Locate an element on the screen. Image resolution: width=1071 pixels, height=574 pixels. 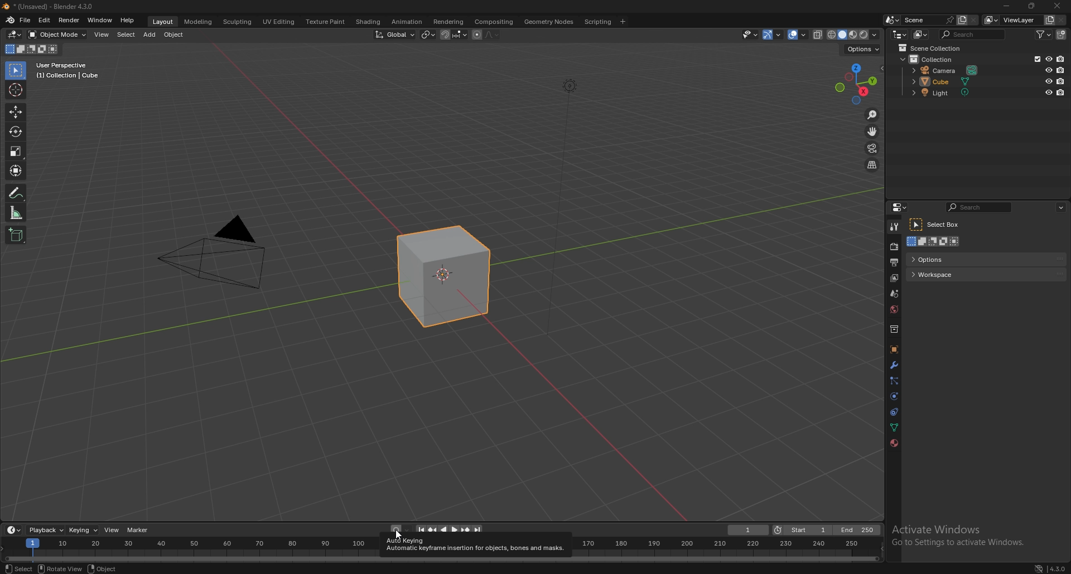
modeling is located at coordinates (199, 22).